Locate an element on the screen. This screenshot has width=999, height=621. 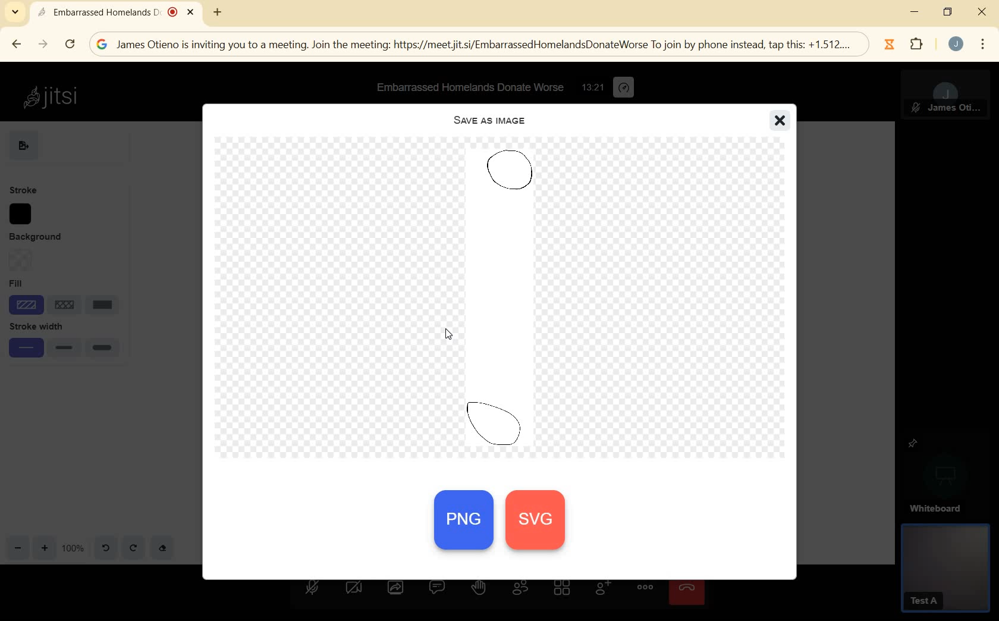
STROKE is located at coordinates (23, 190).